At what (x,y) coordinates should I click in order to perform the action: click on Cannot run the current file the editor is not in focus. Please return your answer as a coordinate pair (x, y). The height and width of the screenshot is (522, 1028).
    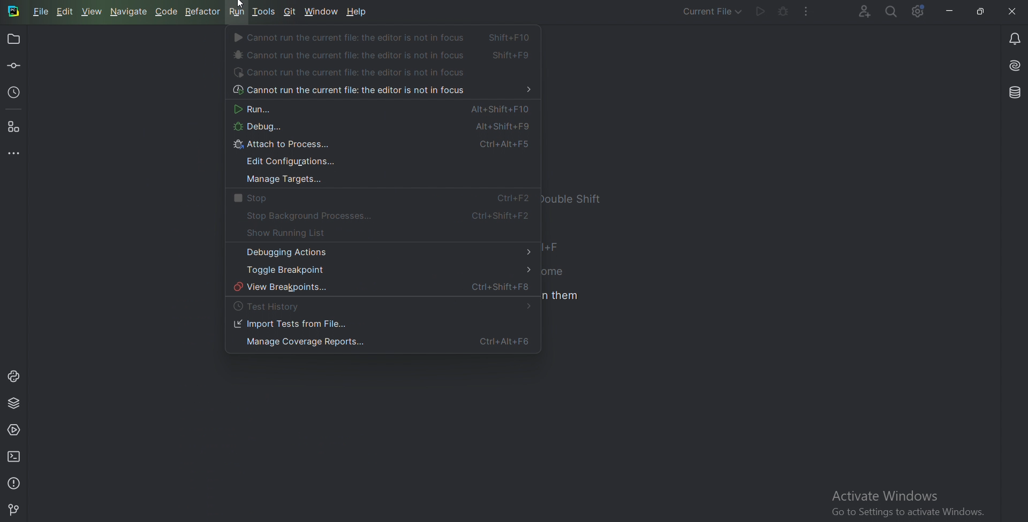
    Looking at the image, I should click on (380, 91).